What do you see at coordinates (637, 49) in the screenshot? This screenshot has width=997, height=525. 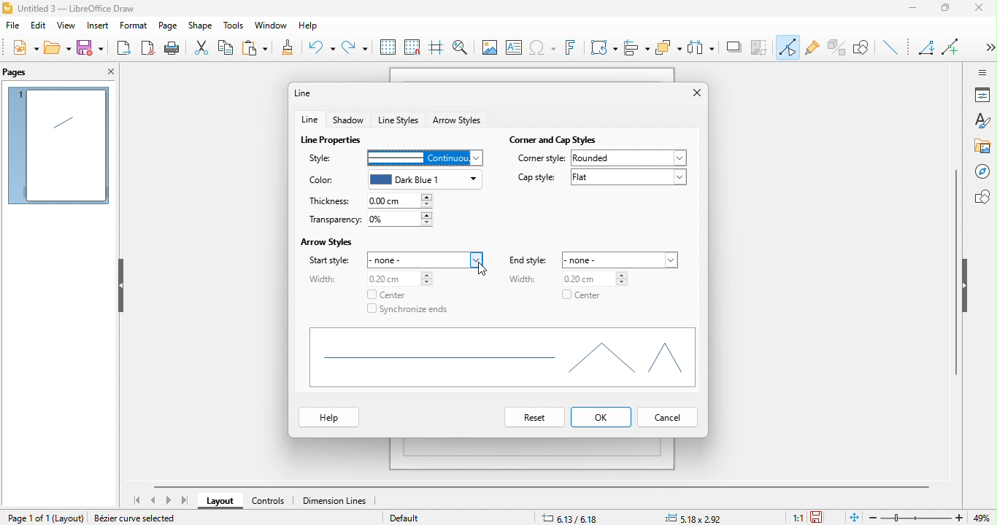 I see `align object` at bounding box center [637, 49].